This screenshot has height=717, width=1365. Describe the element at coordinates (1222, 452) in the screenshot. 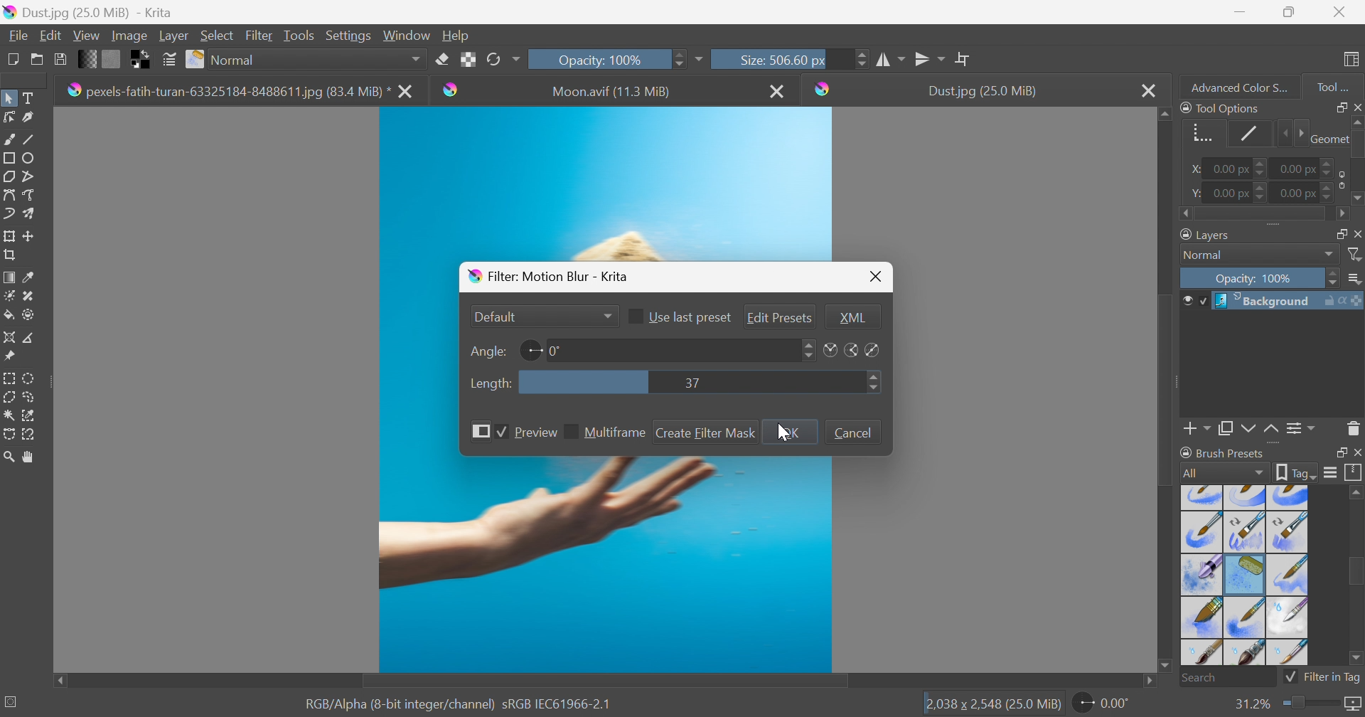

I see `Brush Presets` at that location.